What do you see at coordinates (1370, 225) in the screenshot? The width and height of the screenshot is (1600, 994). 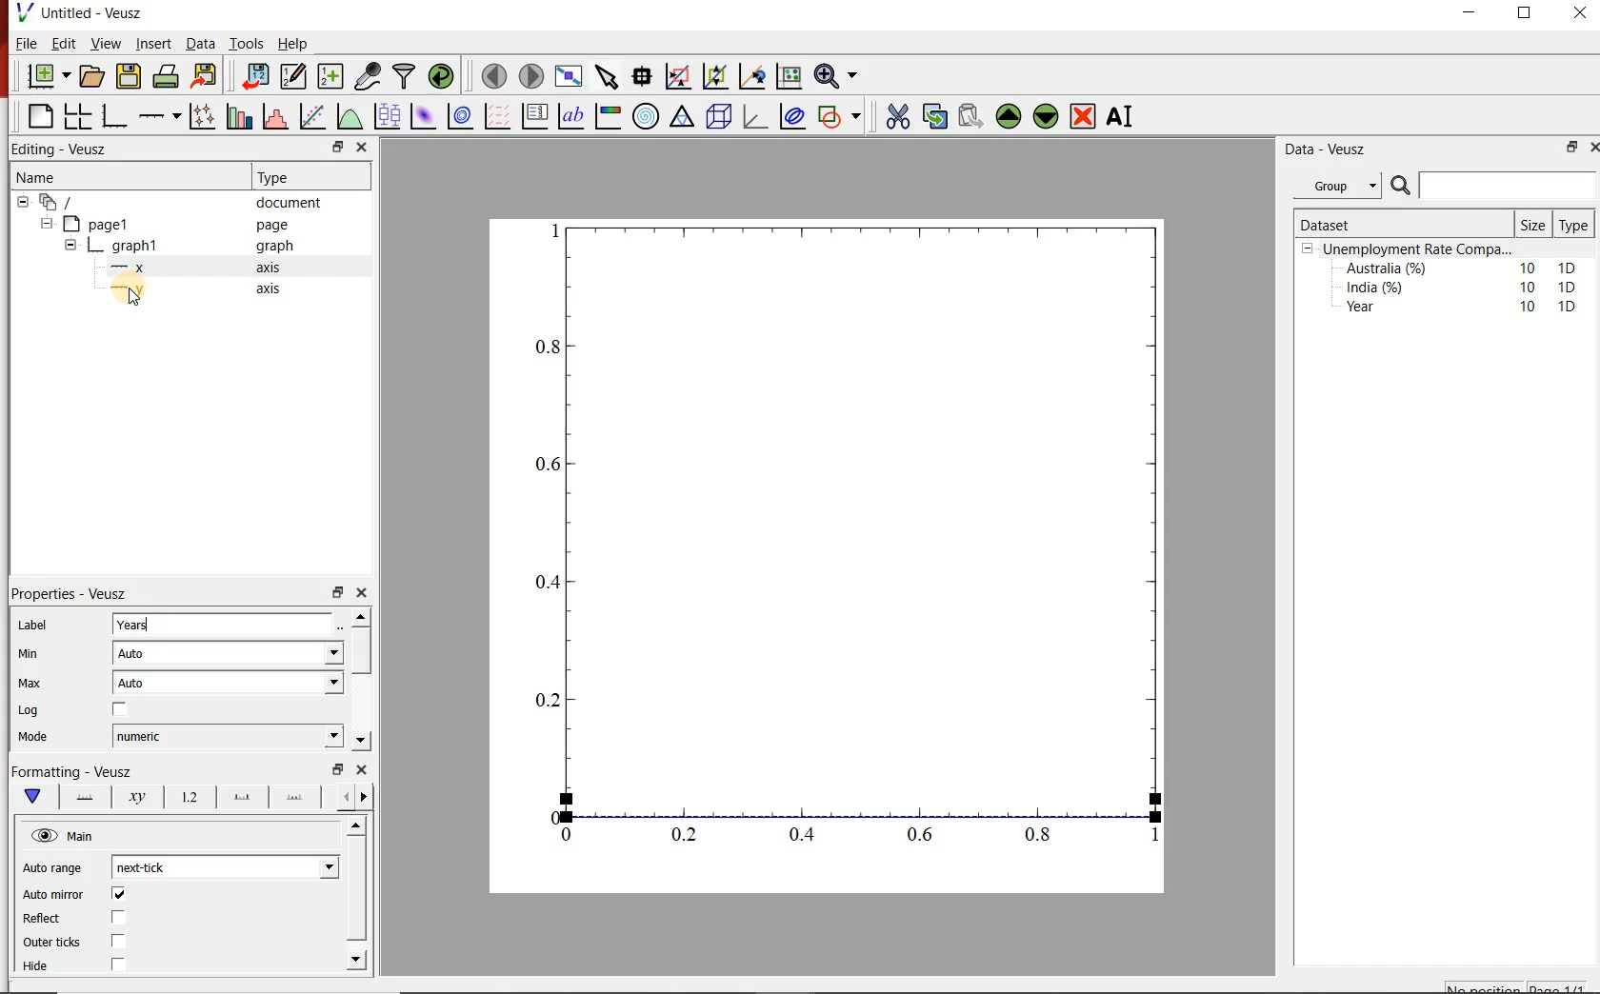 I see `Dataset` at bounding box center [1370, 225].